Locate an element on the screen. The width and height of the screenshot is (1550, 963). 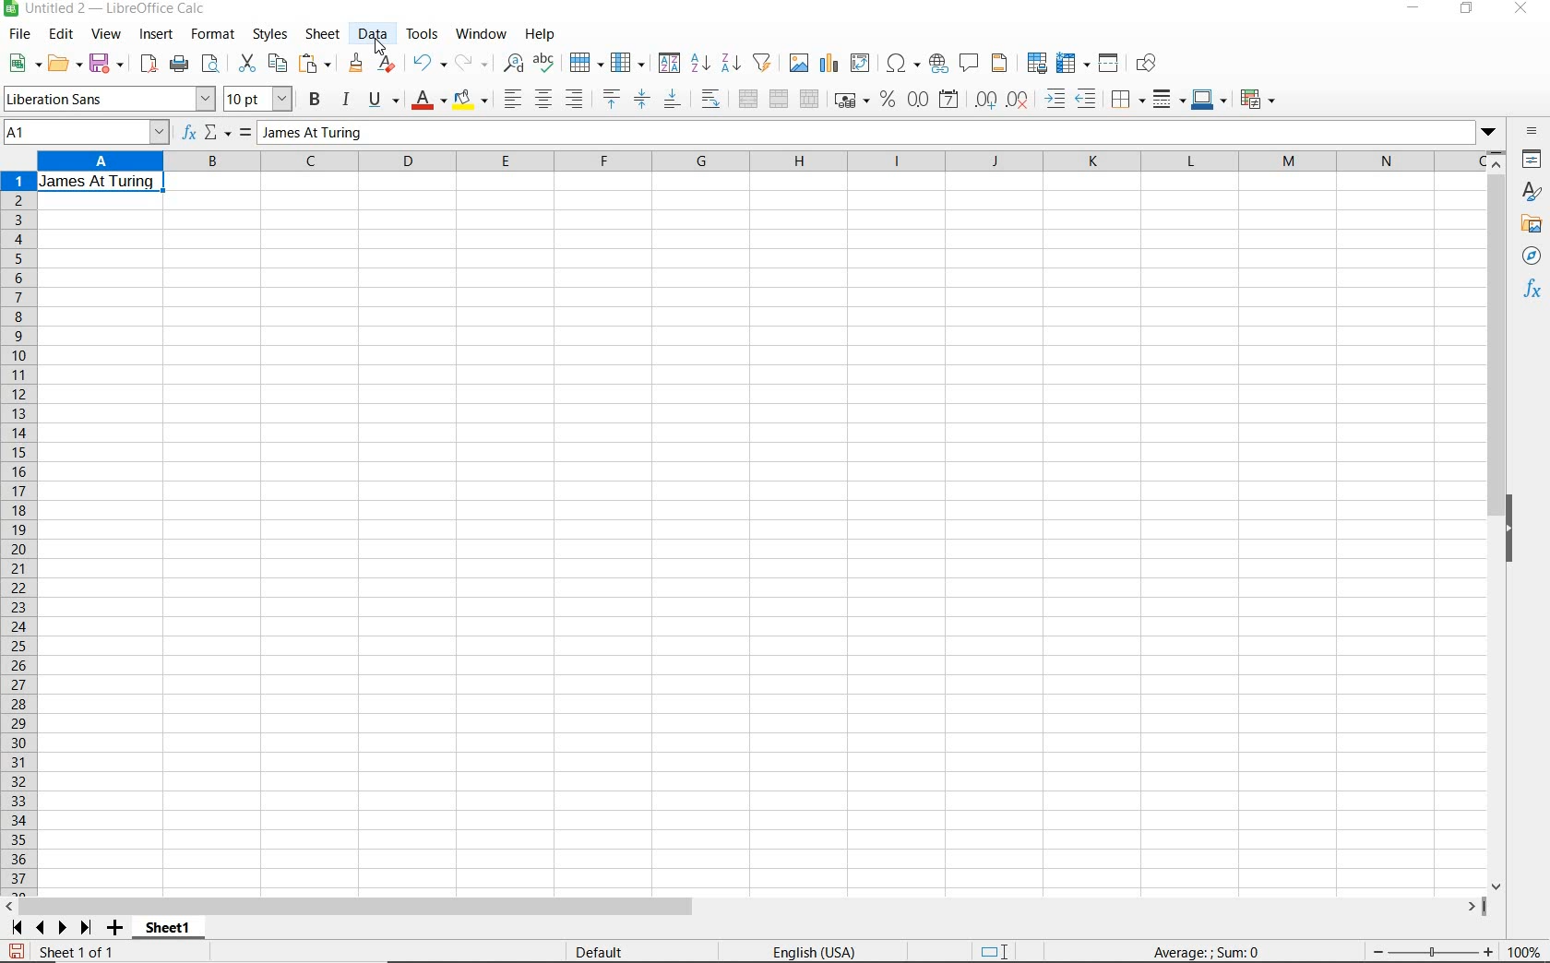
show draw functions is located at coordinates (1151, 65).